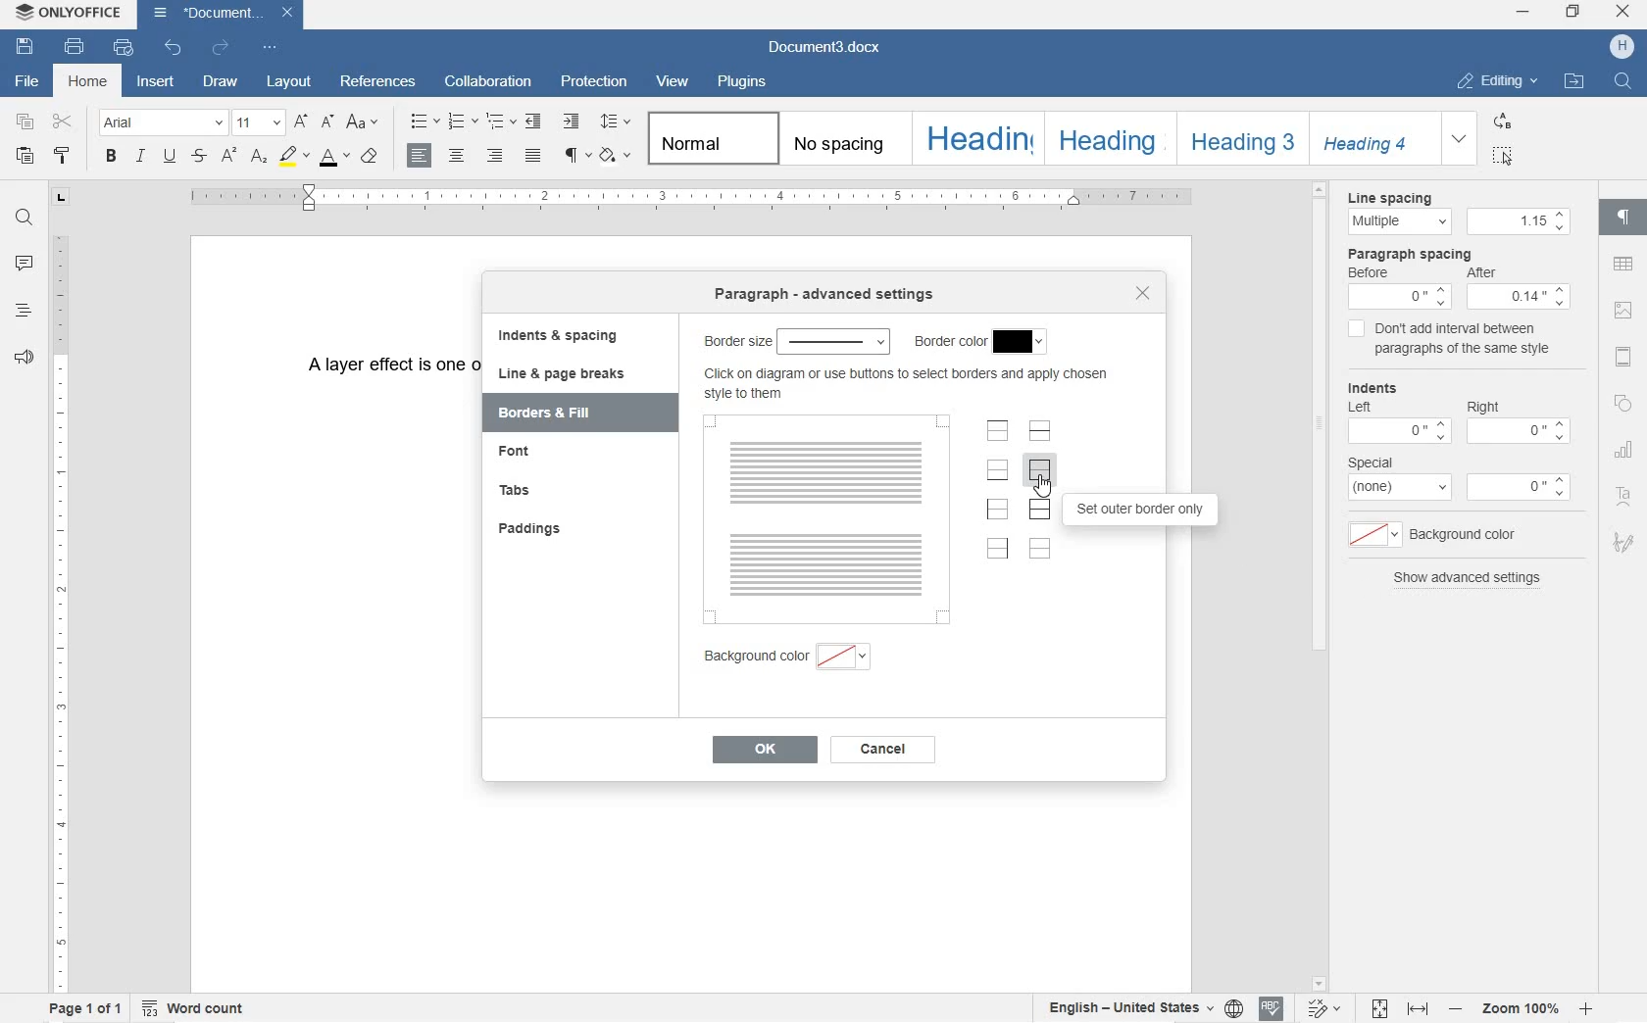  What do you see at coordinates (545, 457) in the screenshot?
I see `font` at bounding box center [545, 457].